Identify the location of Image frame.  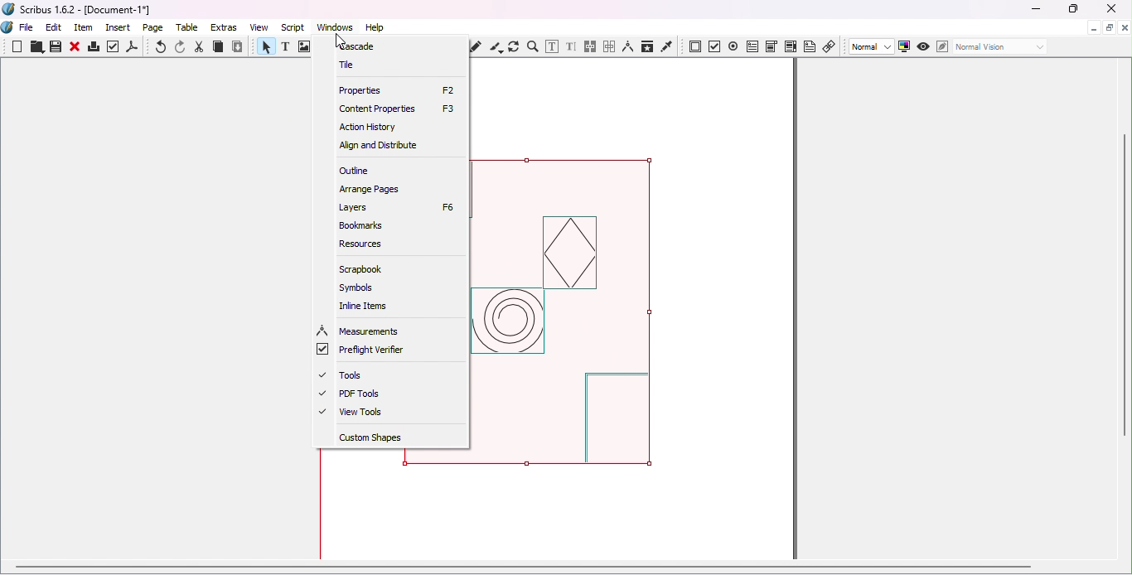
(306, 48).